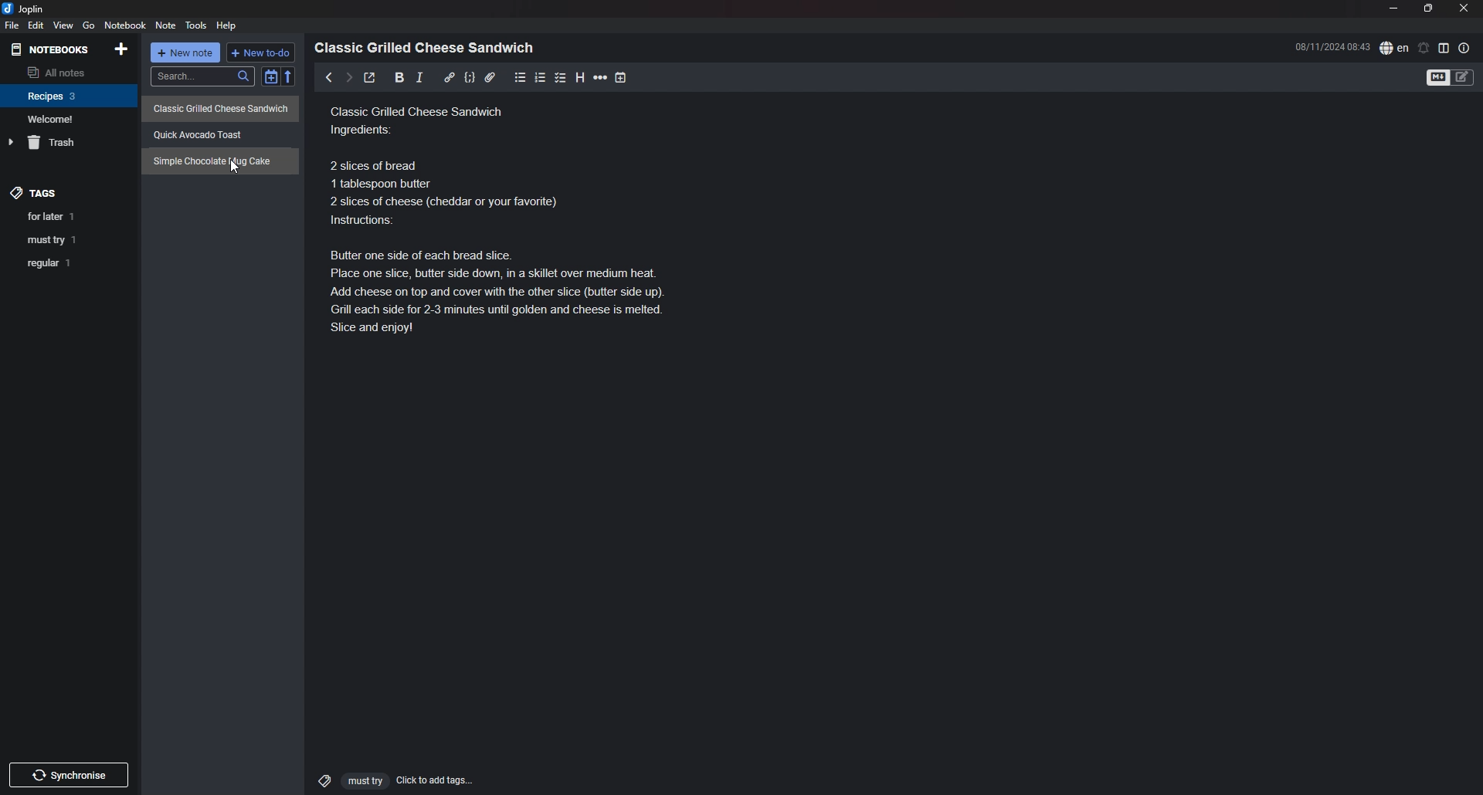 The image size is (1483, 795). I want to click on tools, so click(198, 25).